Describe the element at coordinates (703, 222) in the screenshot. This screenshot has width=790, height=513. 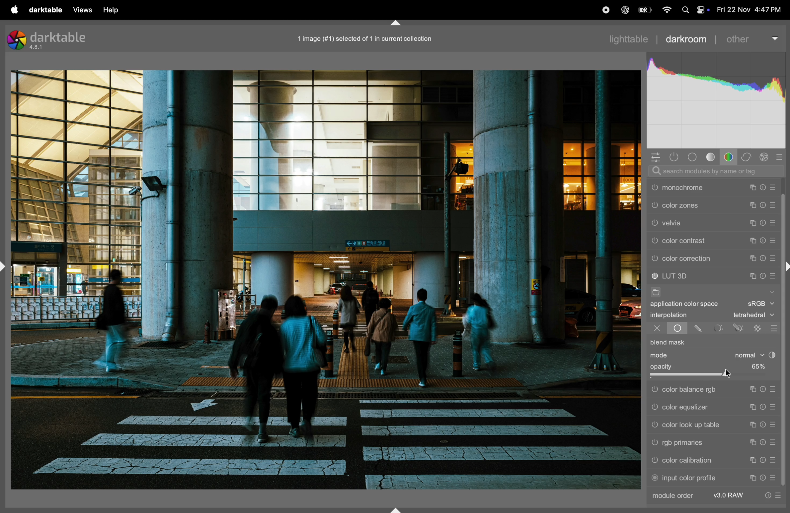
I see `color zones` at that location.